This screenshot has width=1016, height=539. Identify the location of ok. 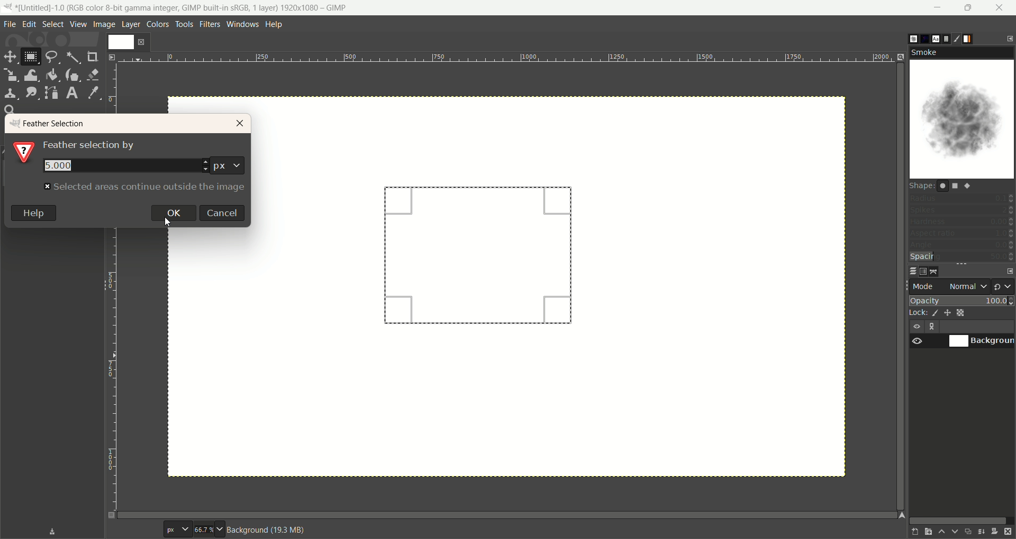
(173, 213).